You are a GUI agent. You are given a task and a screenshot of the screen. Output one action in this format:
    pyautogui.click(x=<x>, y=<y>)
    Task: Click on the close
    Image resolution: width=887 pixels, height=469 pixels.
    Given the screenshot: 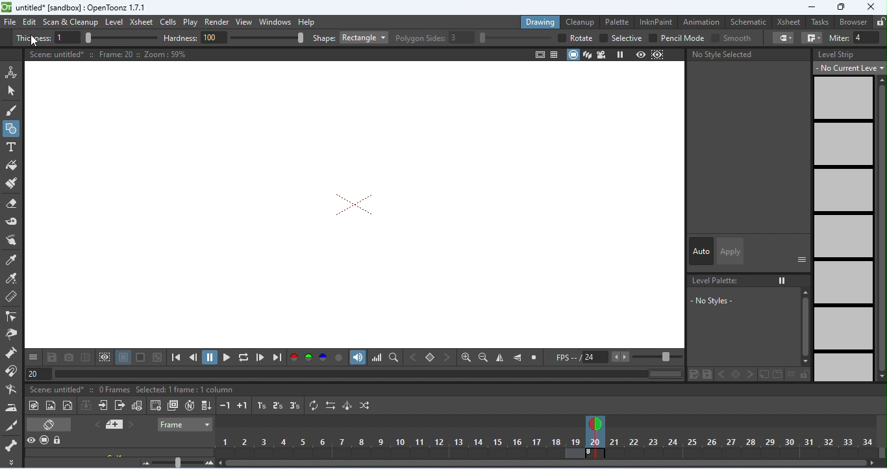 What is the action you would take?
    pyautogui.click(x=870, y=6)
    